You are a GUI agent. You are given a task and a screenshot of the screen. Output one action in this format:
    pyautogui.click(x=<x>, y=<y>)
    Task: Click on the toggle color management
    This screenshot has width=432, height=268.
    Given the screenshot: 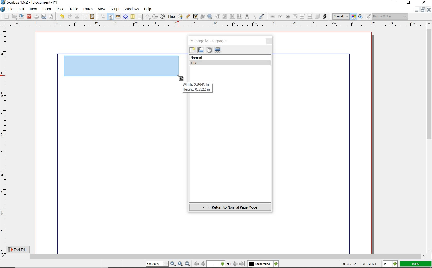 What is the action you would take?
    pyautogui.click(x=354, y=17)
    